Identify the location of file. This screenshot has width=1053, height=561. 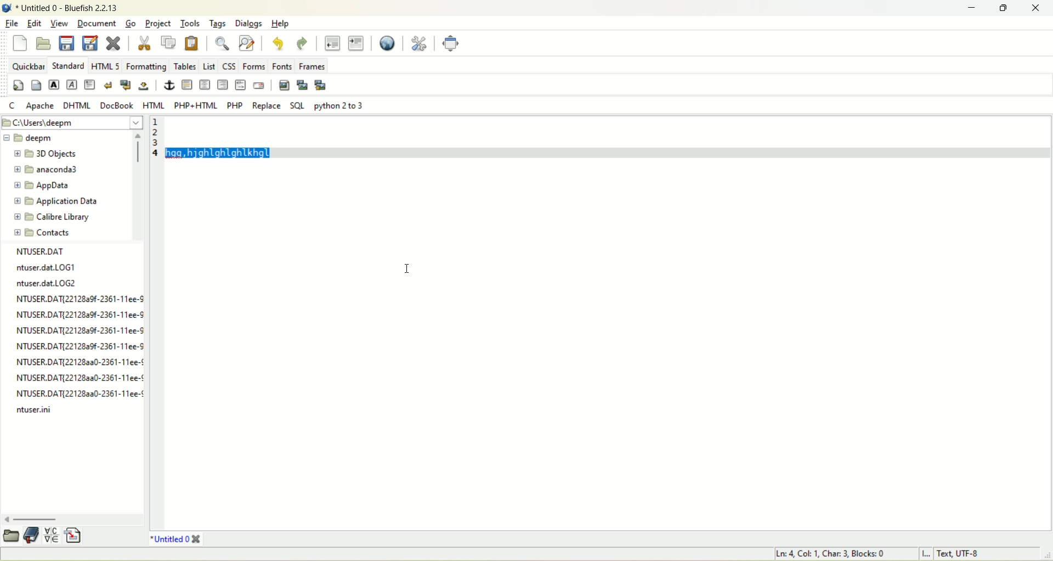
(12, 24).